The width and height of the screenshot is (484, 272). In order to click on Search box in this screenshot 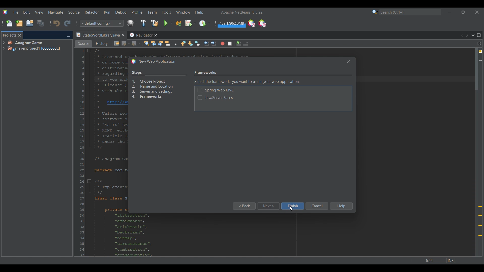, I will do `click(410, 12)`.